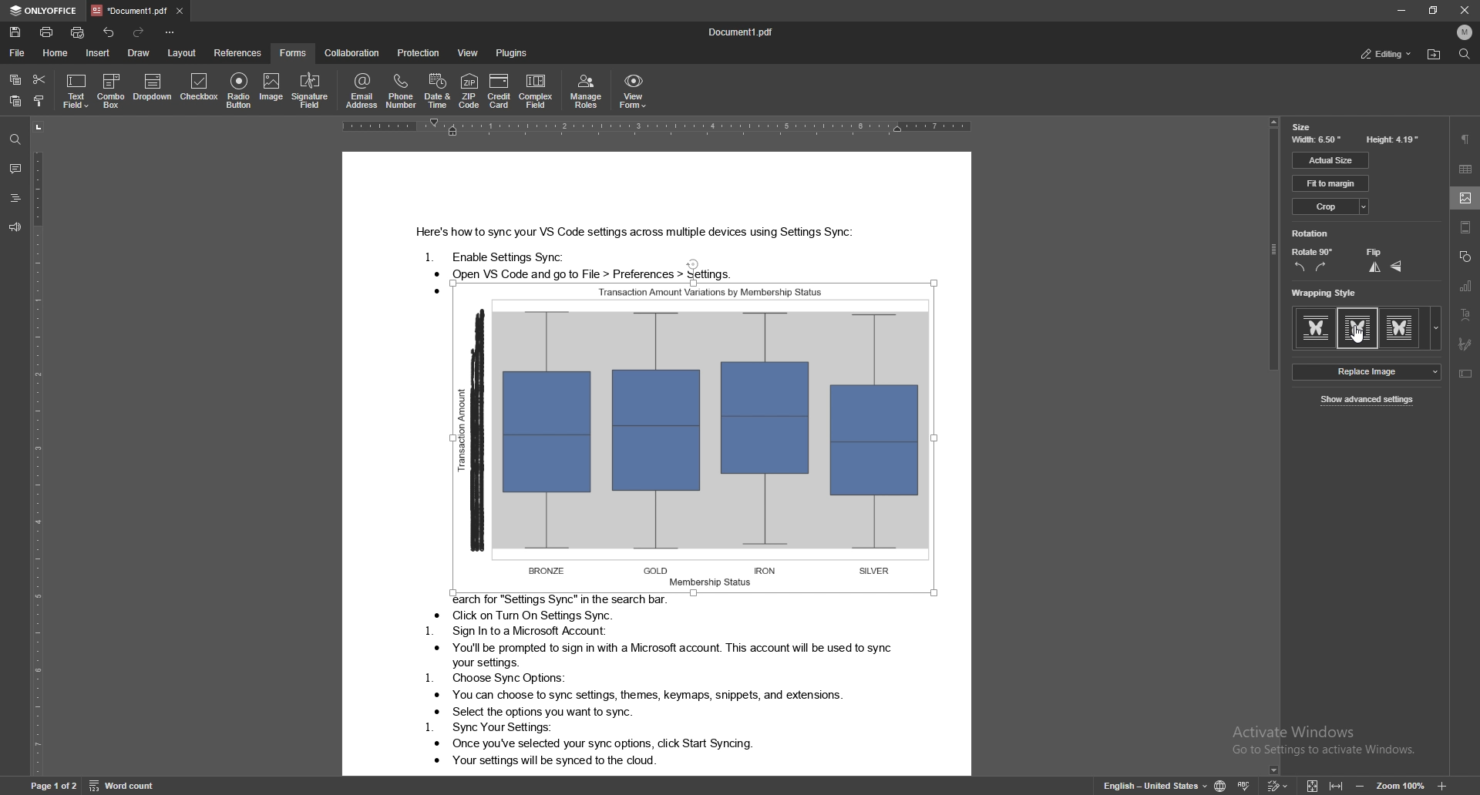 The height and width of the screenshot is (795, 1480). I want to click on forms, so click(293, 53).